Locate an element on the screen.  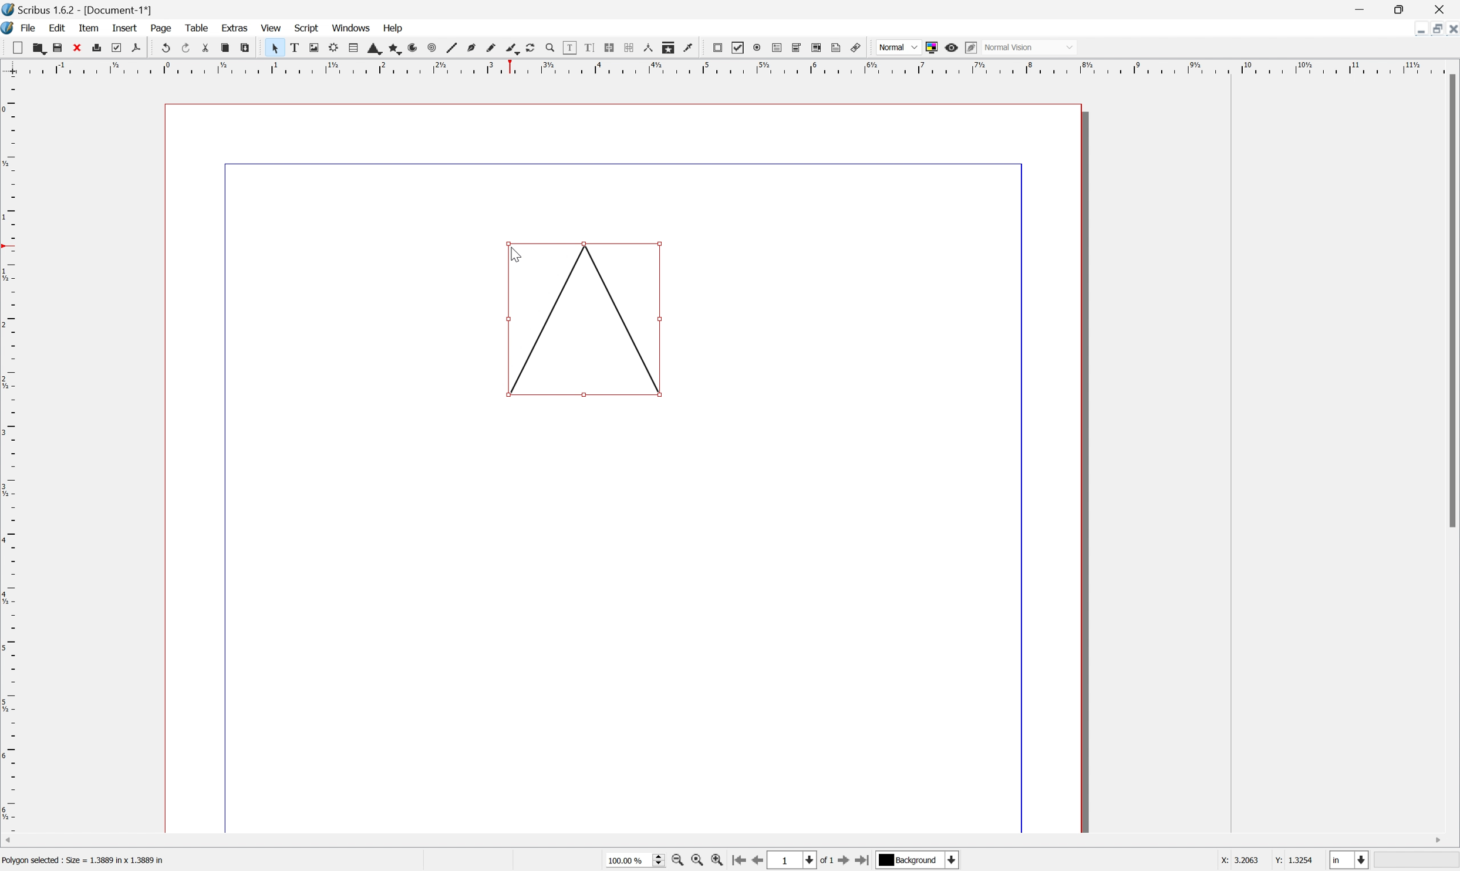
Edit in preview mode is located at coordinates (971, 48).